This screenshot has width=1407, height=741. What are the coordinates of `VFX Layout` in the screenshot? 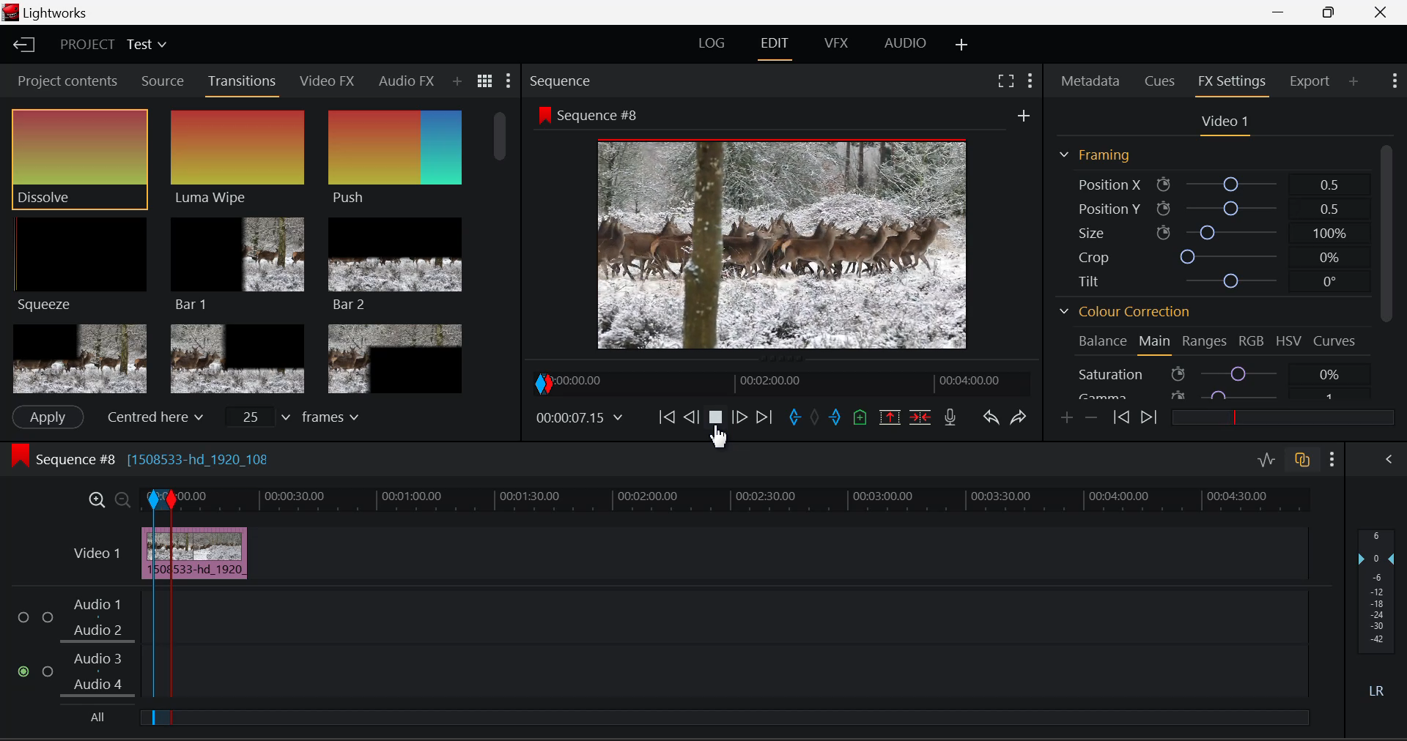 It's located at (839, 45).